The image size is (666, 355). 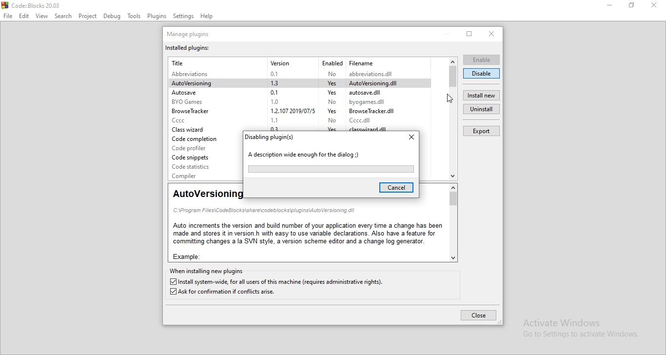 I want to click on Enabled, so click(x=331, y=62).